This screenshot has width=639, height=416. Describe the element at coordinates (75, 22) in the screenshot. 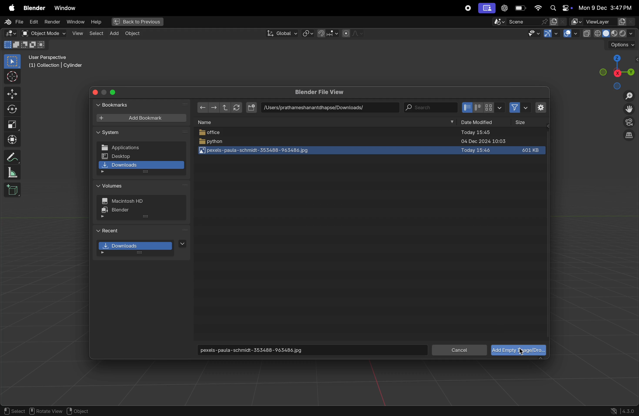

I see `window` at that location.